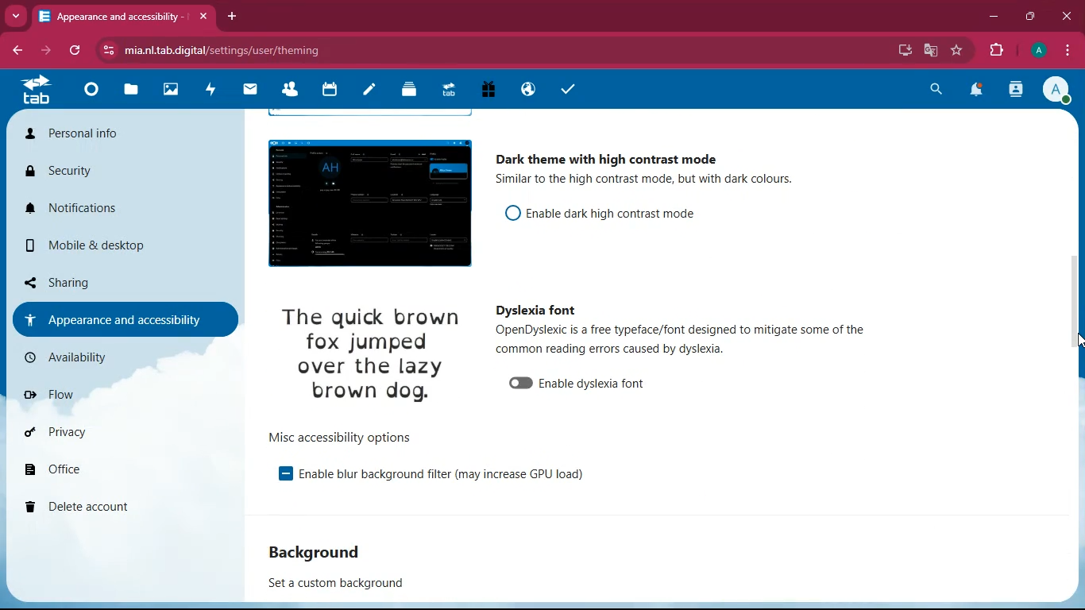 This screenshot has height=610, width=1085. I want to click on gift, so click(484, 89).